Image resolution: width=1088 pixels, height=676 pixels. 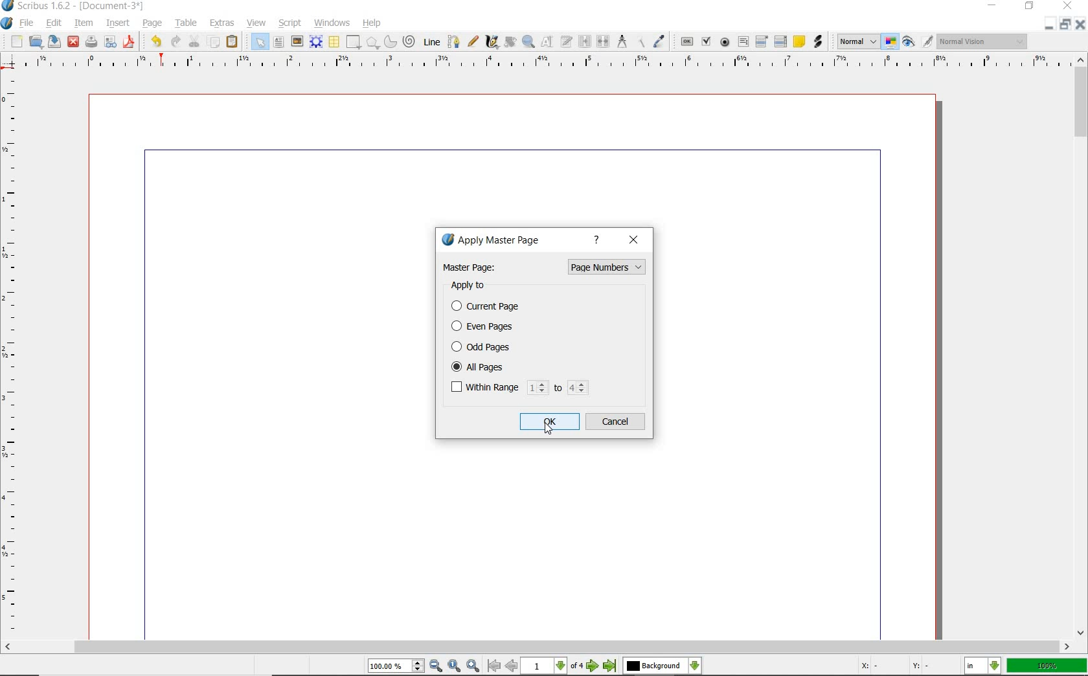 What do you see at coordinates (1048, 26) in the screenshot?
I see `Restore Down` at bounding box center [1048, 26].